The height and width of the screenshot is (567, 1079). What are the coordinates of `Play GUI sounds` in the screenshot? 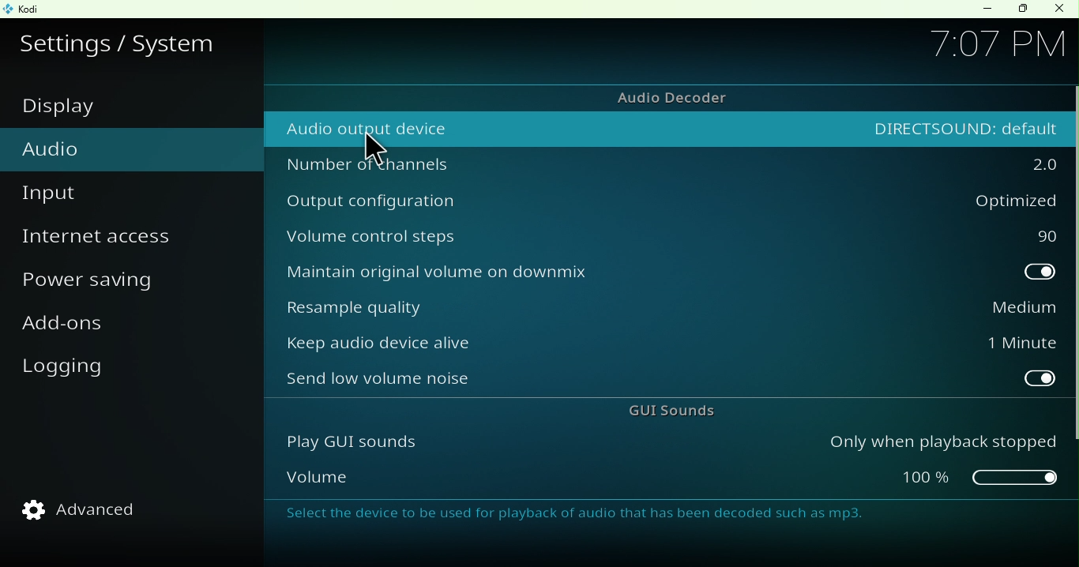 It's located at (548, 445).